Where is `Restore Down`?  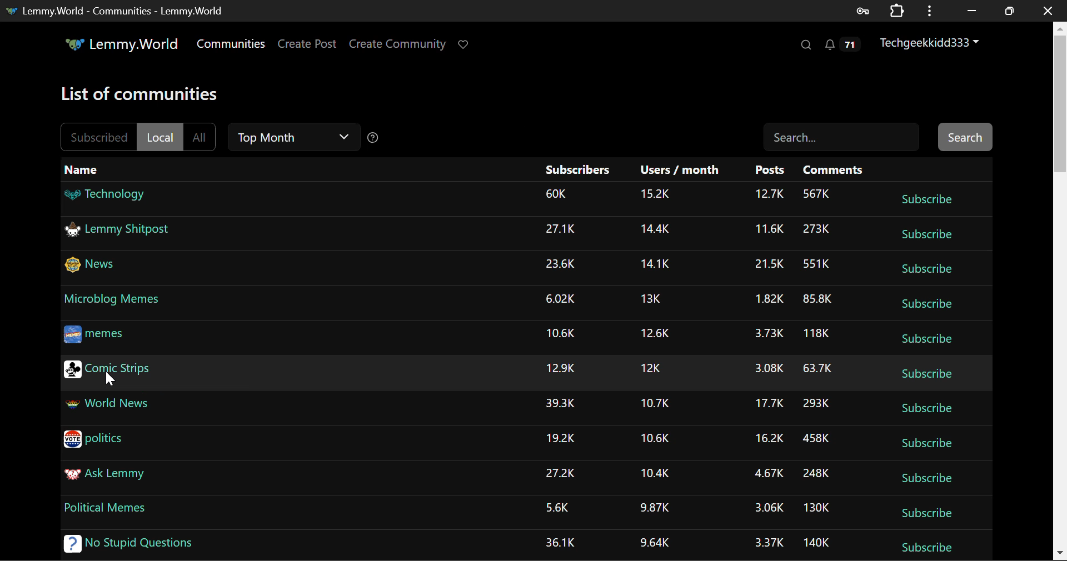 Restore Down is located at coordinates (971, 10).